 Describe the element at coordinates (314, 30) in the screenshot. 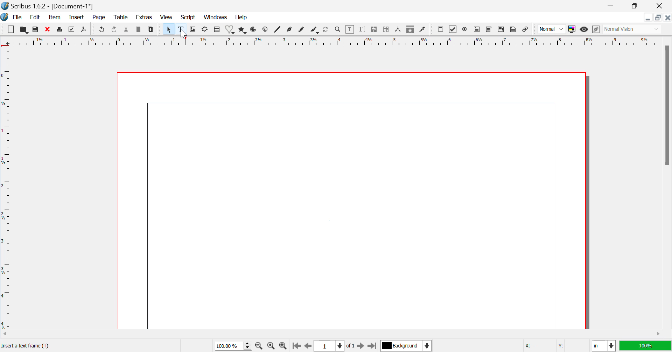

I see `Calligraphic Line` at that location.